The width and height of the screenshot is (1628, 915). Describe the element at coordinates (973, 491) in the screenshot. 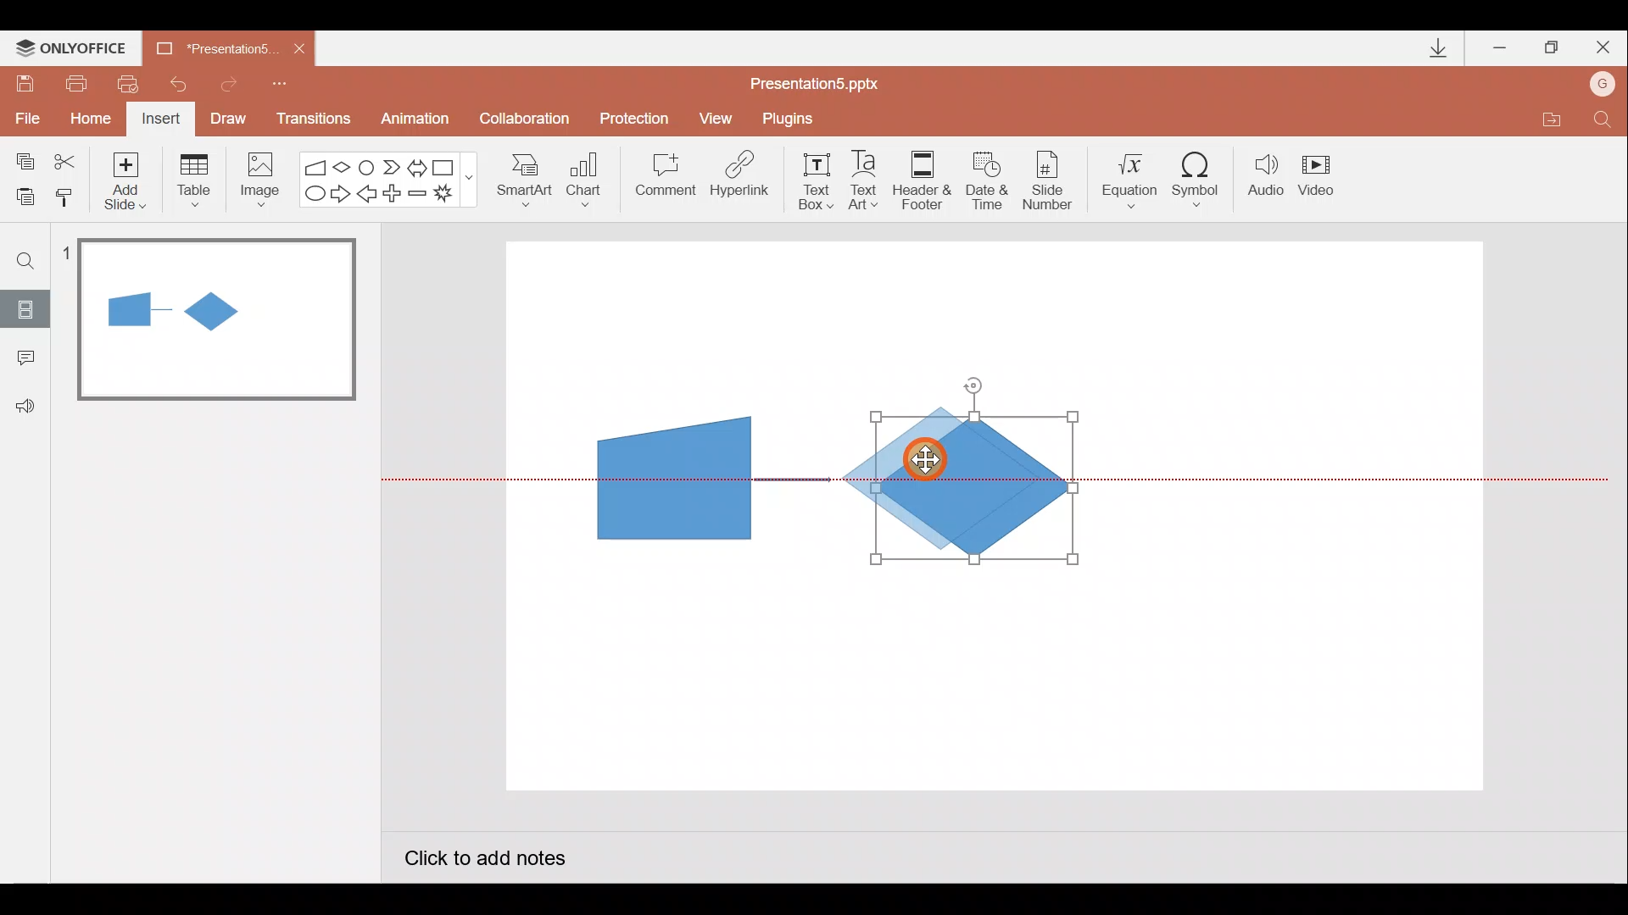

I see `Decision flow chart` at that location.